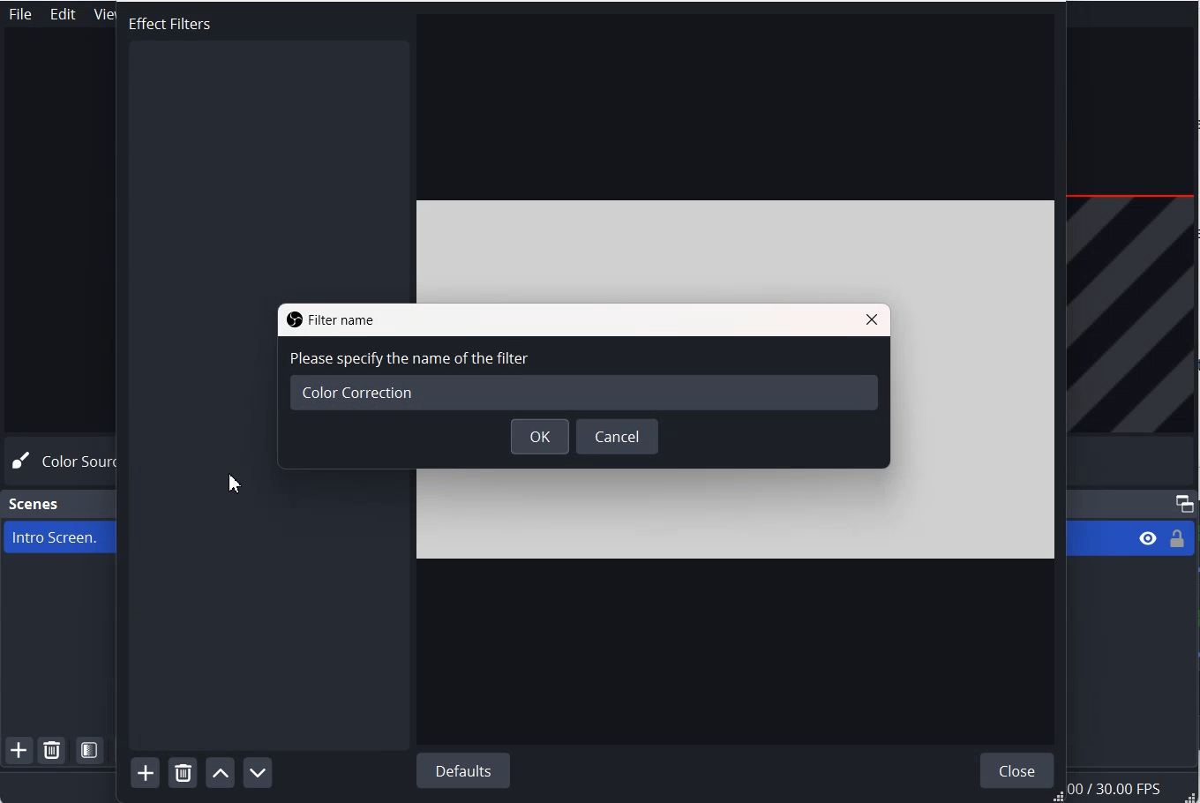 The width and height of the screenshot is (1200, 803). What do you see at coordinates (1177, 538) in the screenshot?
I see `Lock` at bounding box center [1177, 538].